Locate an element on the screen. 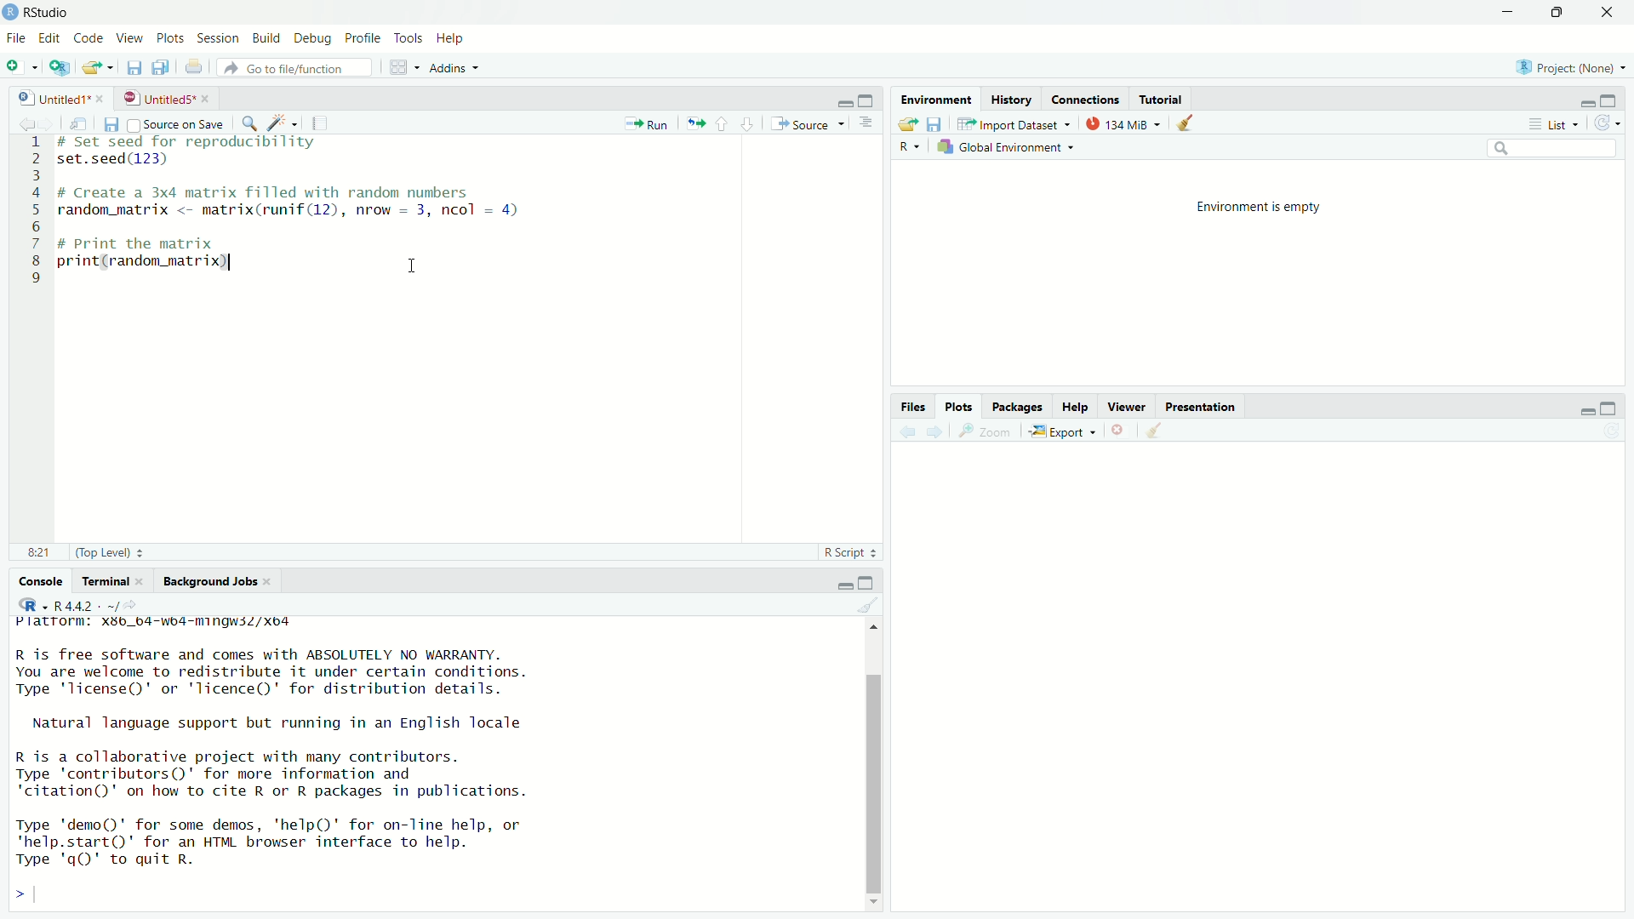 The width and height of the screenshot is (1634, 919). back is located at coordinates (909, 433).